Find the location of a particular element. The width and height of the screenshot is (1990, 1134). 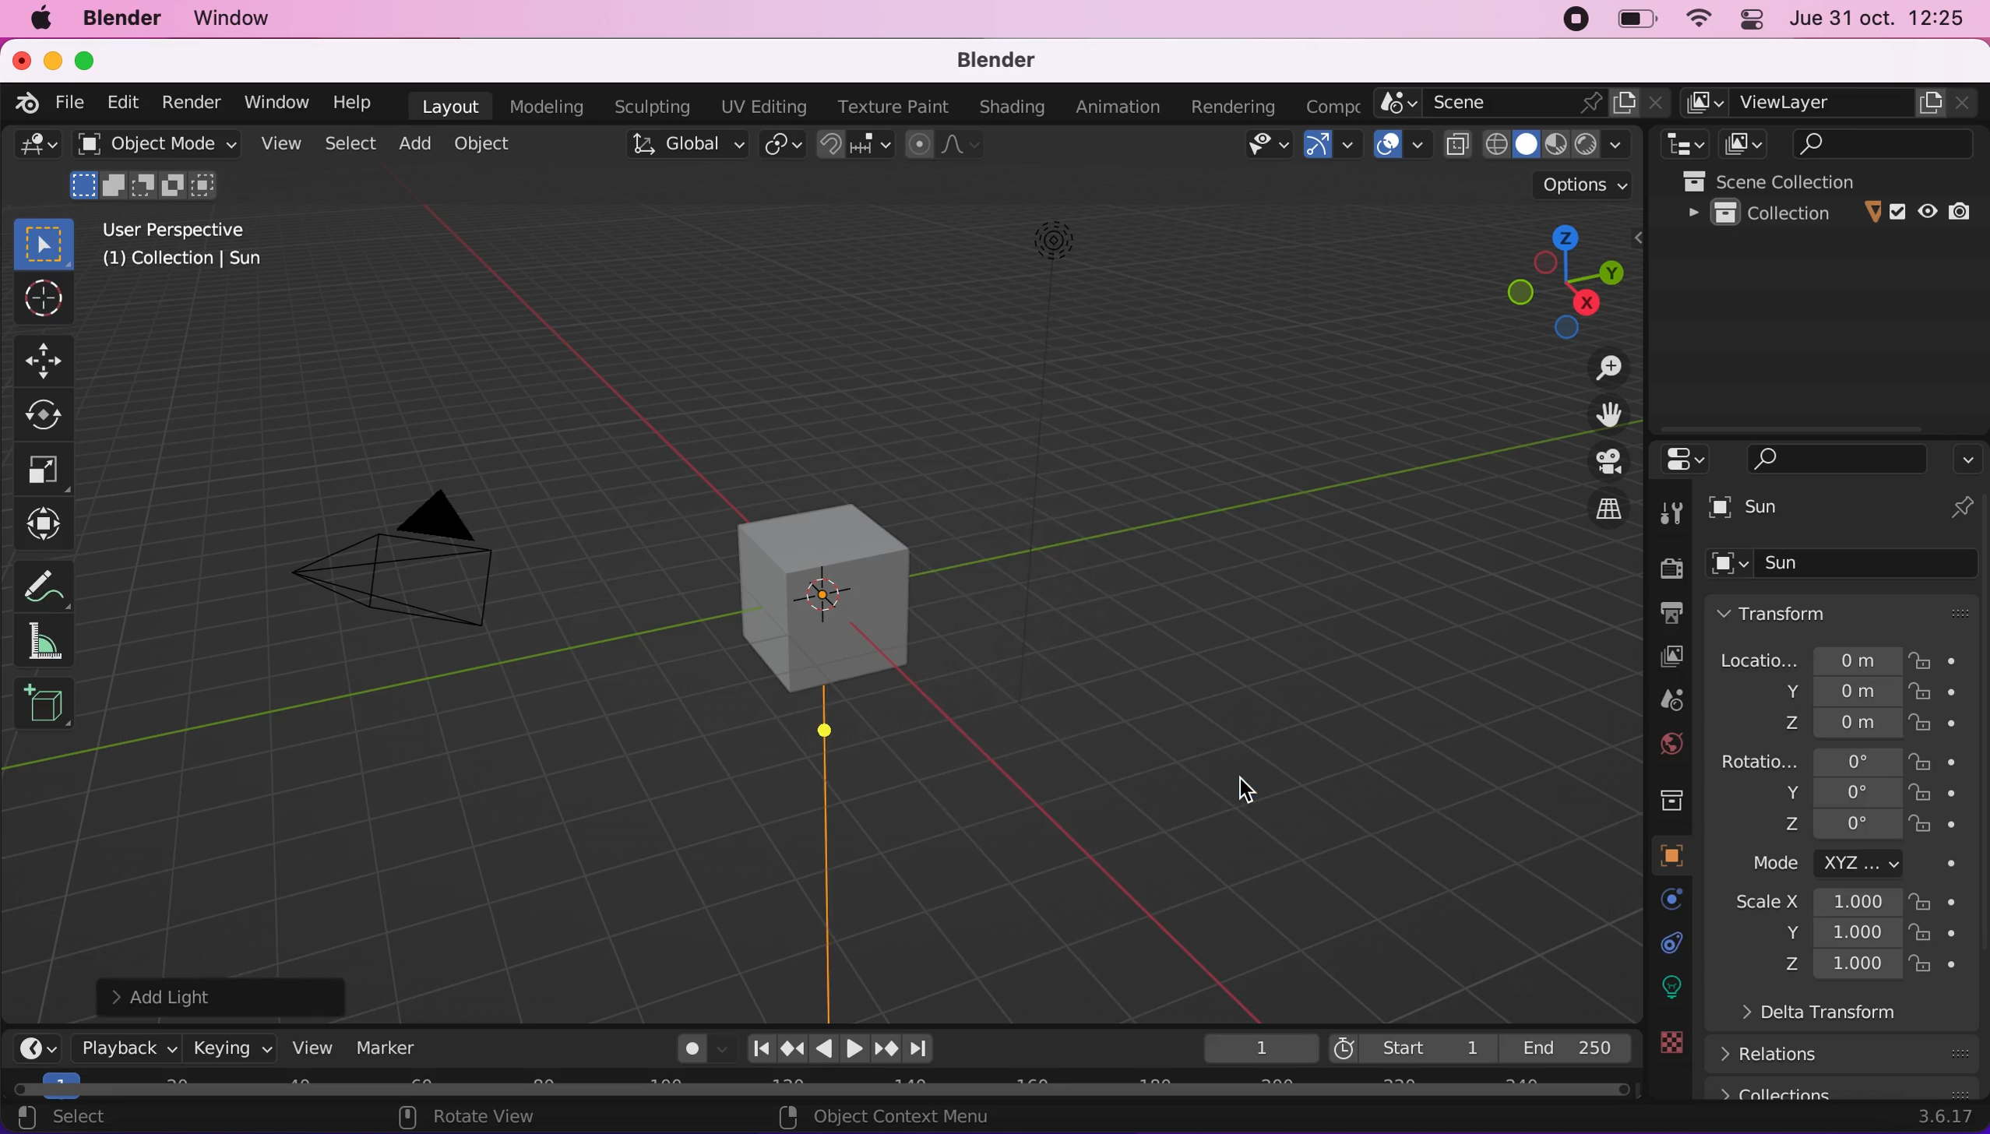

keying is located at coordinates (230, 1045).